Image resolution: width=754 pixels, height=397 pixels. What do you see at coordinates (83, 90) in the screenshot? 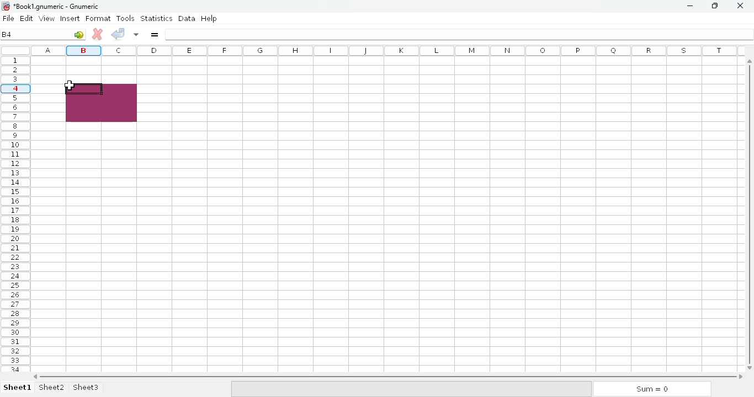
I see `active cell` at bounding box center [83, 90].